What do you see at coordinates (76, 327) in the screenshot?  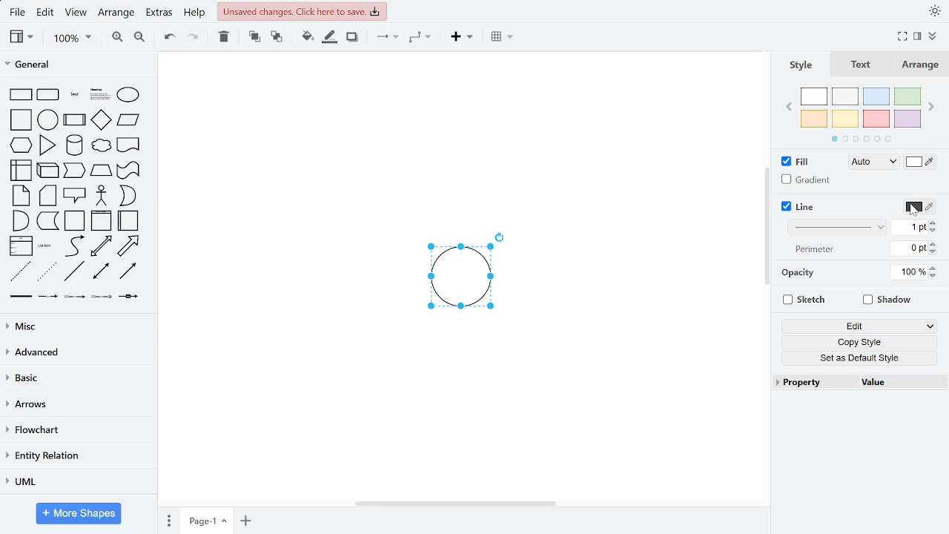 I see `misc` at bounding box center [76, 327].